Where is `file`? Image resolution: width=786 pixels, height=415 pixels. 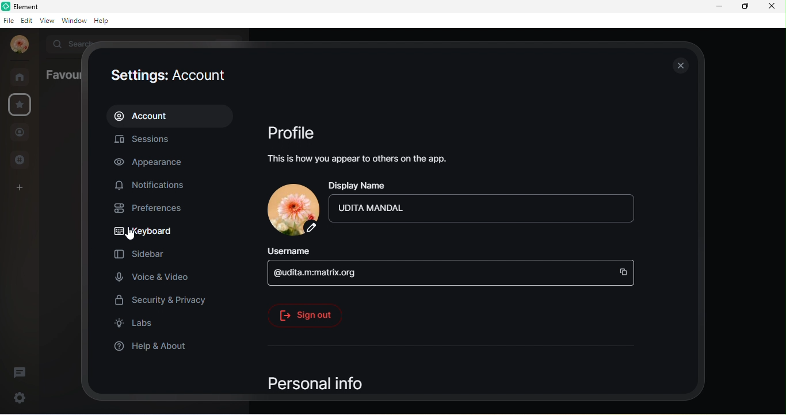
file is located at coordinates (9, 22).